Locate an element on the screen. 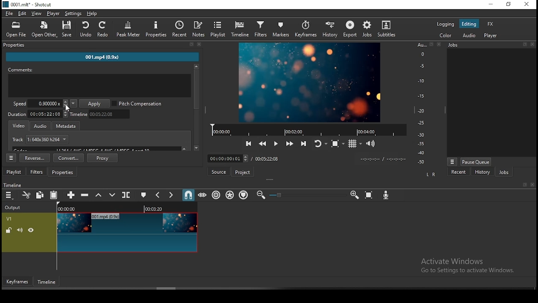 The width and height of the screenshot is (538, 303). mouse pointer is located at coordinates (66, 107).